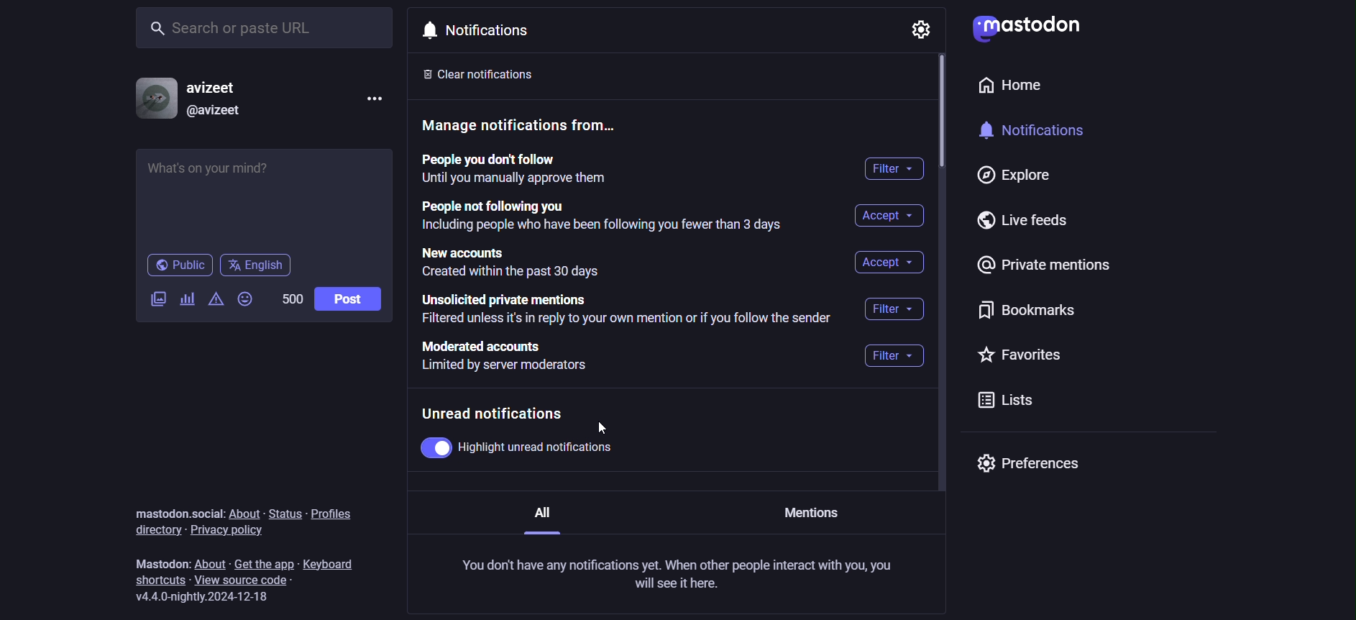 The height and width of the screenshot is (620, 1356). What do you see at coordinates (372, 96) in the screenshot?
I see `menu` at bounding box center [372, 96].